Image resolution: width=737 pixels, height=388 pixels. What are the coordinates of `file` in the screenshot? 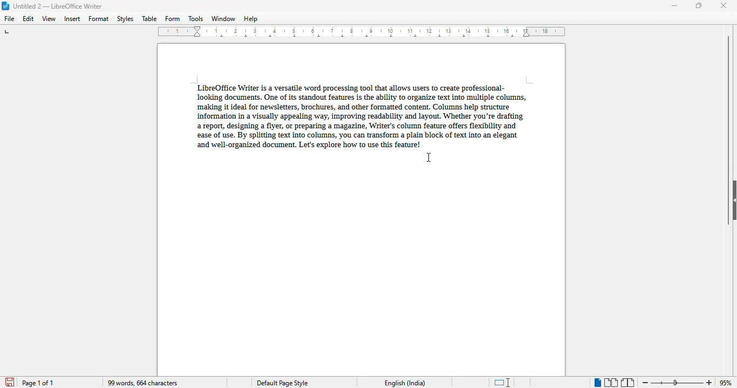 It's located at (10, 18).